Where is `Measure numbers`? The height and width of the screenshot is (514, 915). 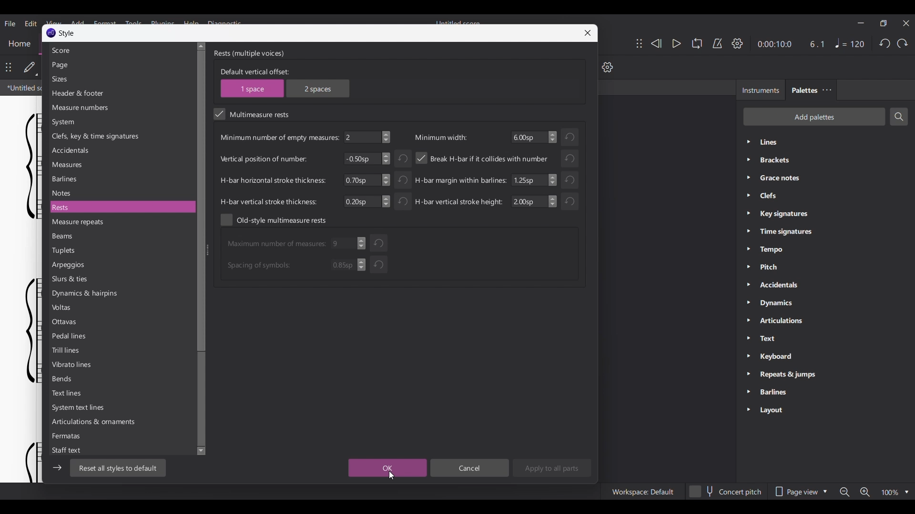 Measure numbers is located at coordinates (121, 108).